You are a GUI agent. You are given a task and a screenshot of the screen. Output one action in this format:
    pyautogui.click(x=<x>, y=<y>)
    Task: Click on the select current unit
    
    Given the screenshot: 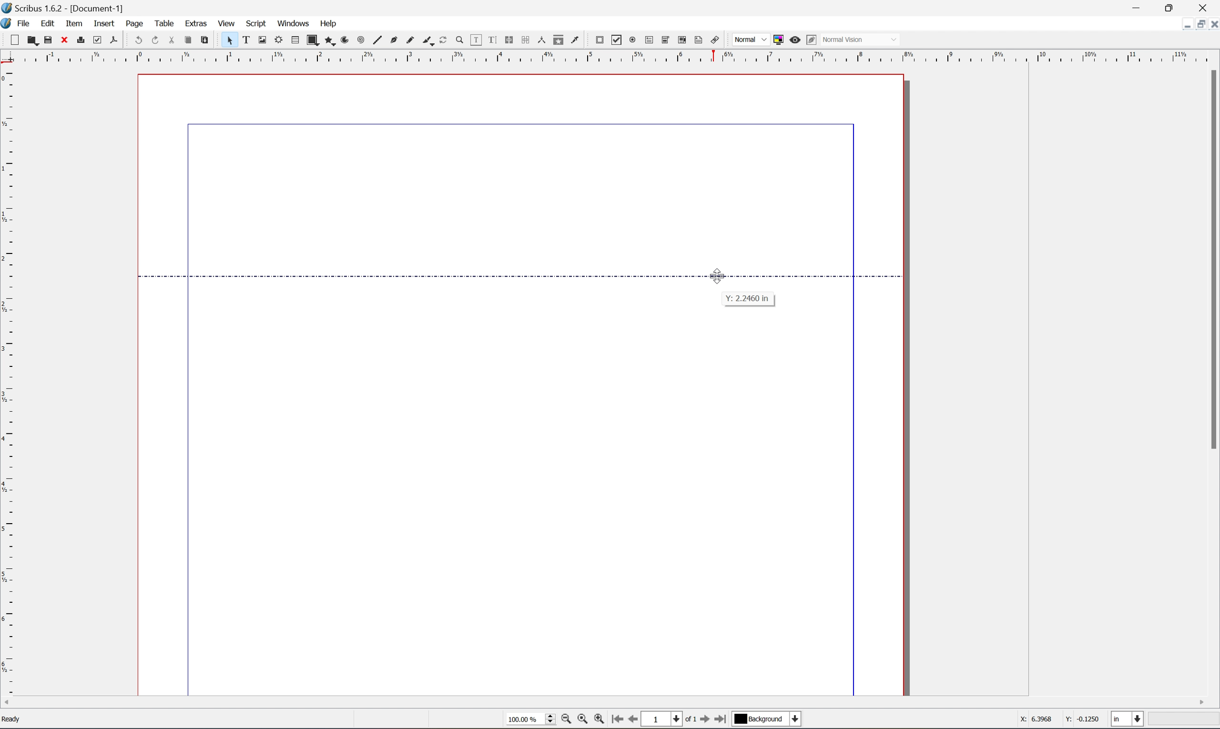 What is the action you would take?
    pyautogui.click(x=1128, y=720)
    